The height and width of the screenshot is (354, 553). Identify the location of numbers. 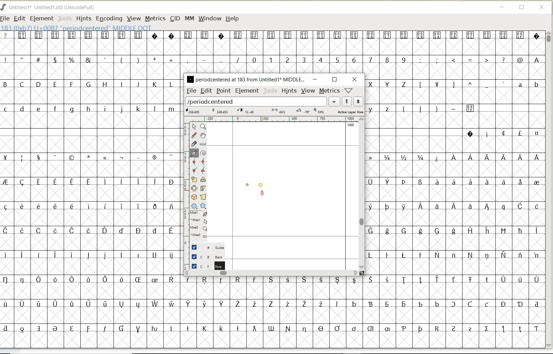
(327, 59).